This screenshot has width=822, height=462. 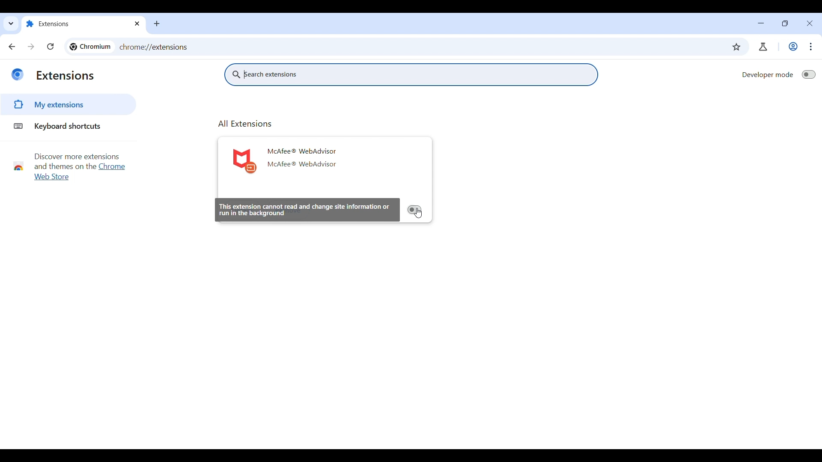 What do you see at coordinates (768, 74) in the screenshot?
I see `Developer mode` at bounding box center [768, 74].